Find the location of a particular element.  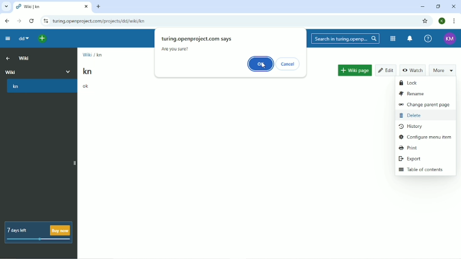

ok is located at coordinates (86, 86).